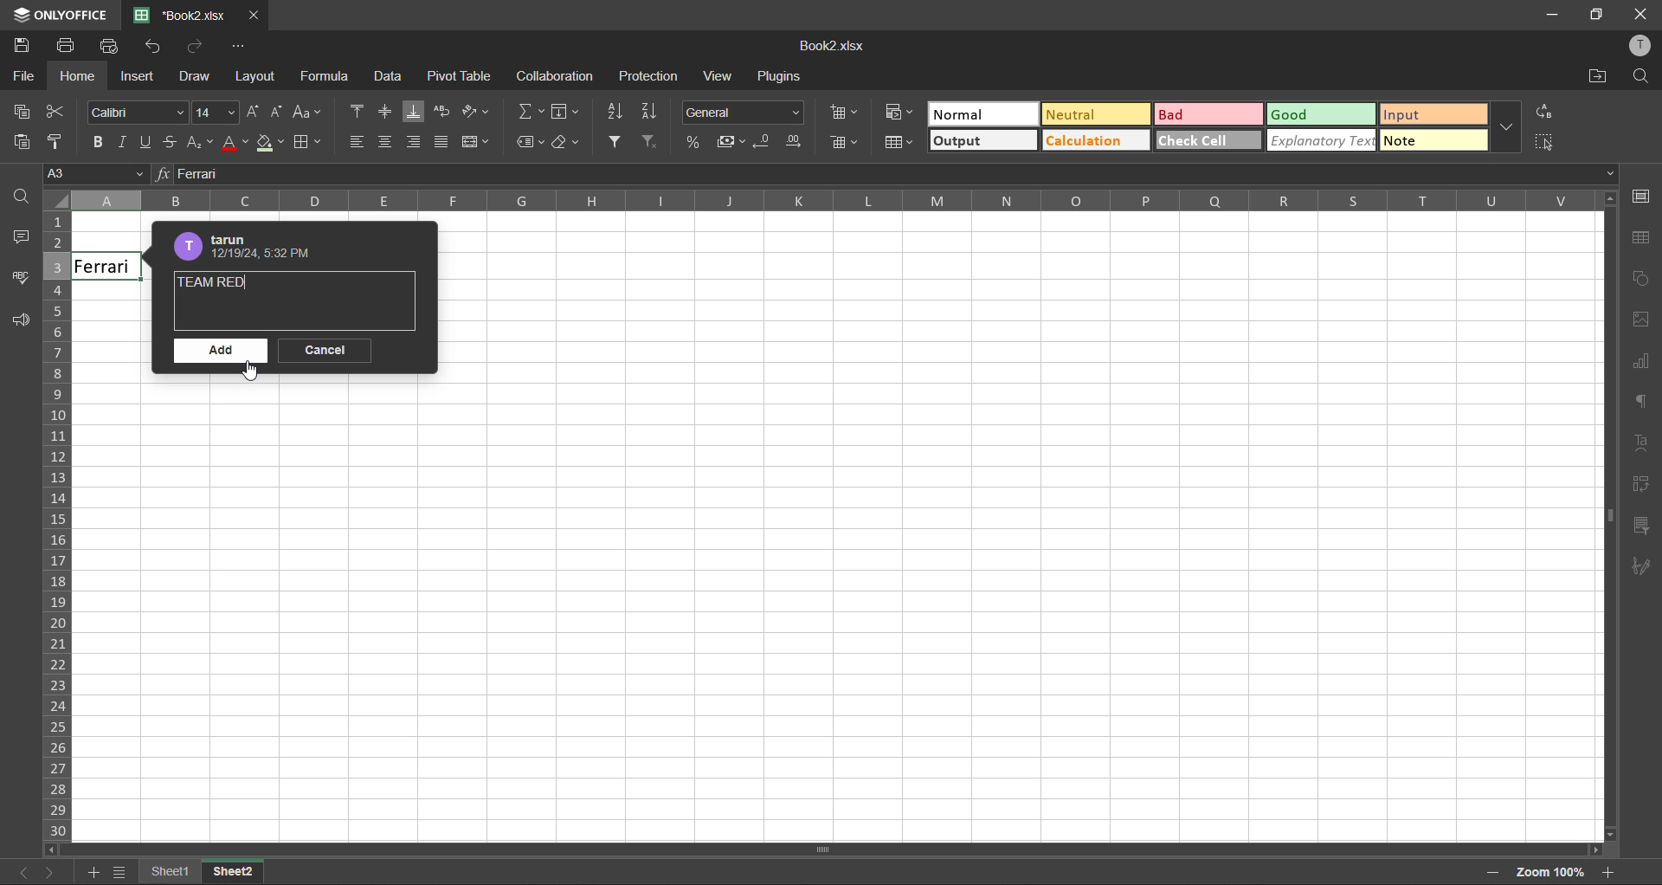 This screenshot has height=885, width=1662. What do you see at coordinates (1611, 871) in the screenshot?
I see `zoom in` at bounding box center [1611, 871].